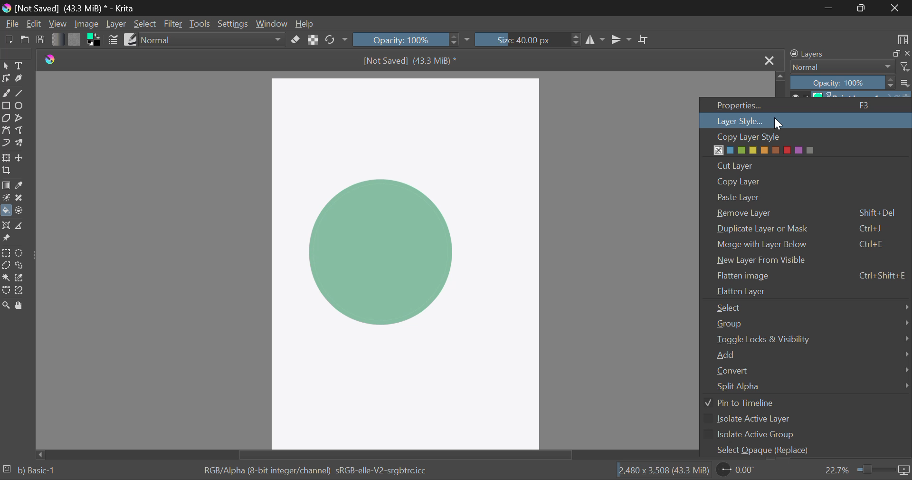 This screenshot has height=480, width=912. I want to click on Tools, so click(200, 23).